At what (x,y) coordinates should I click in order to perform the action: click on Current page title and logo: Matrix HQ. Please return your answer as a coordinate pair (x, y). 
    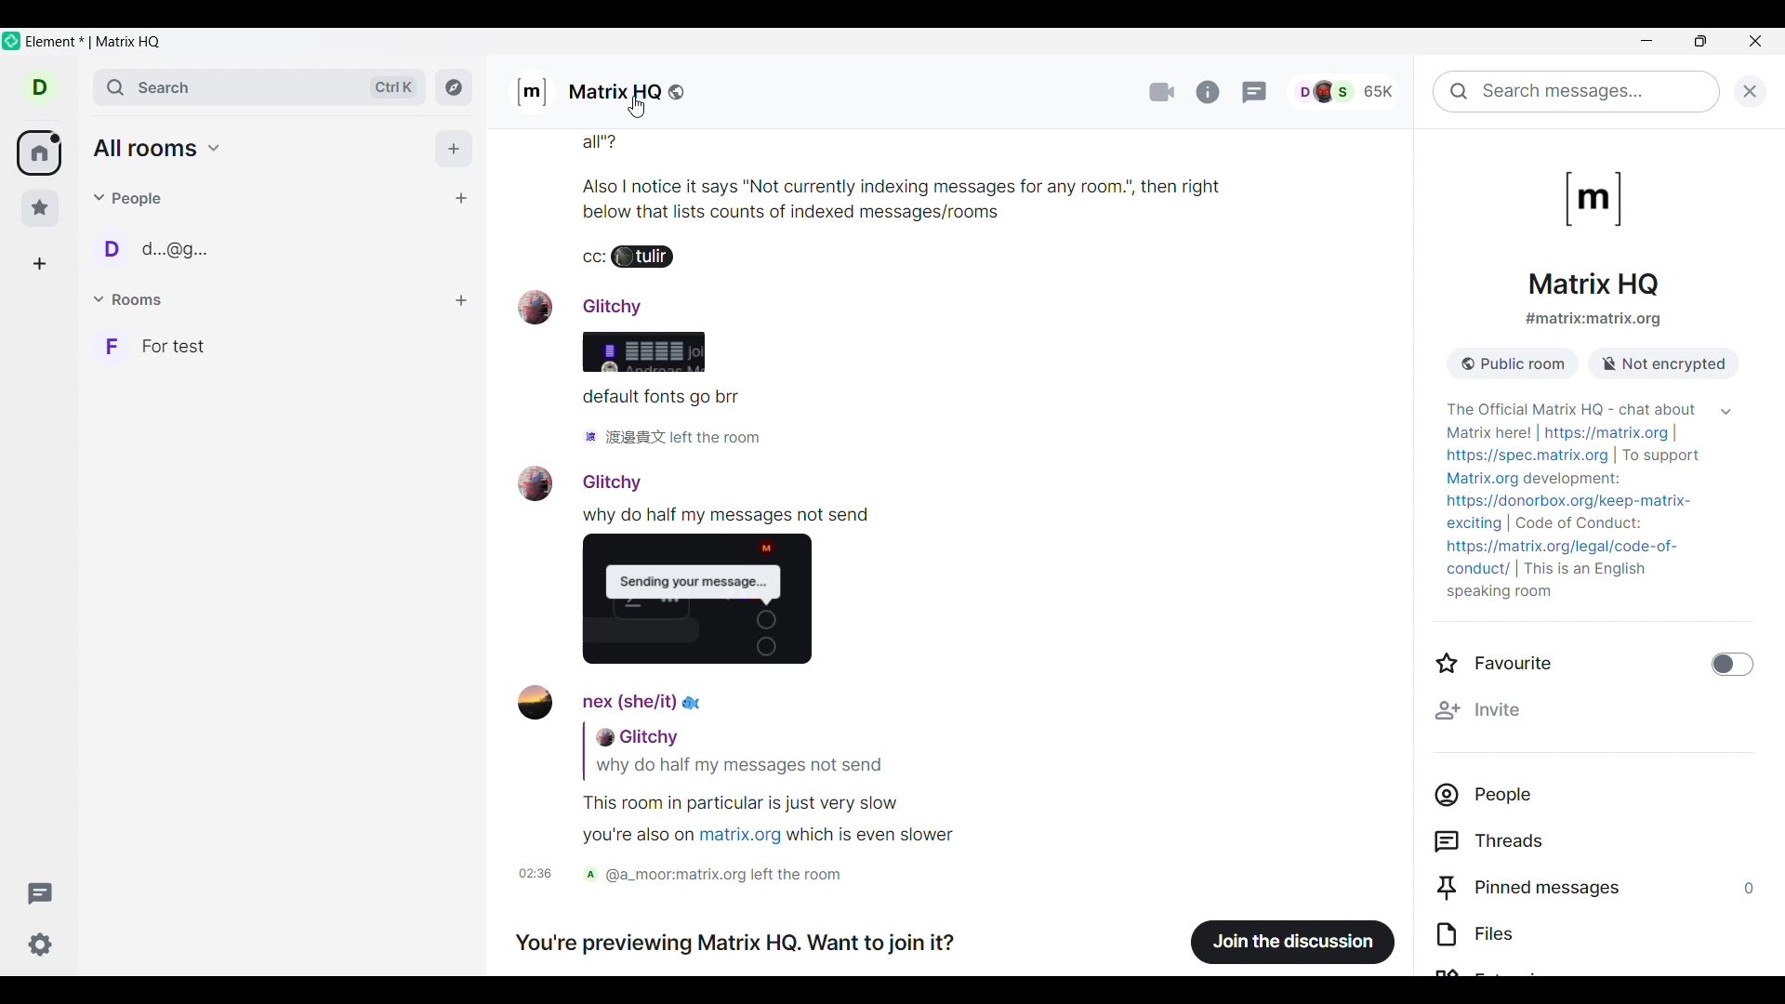
    Looking at the image, I should click on (1592, 231).